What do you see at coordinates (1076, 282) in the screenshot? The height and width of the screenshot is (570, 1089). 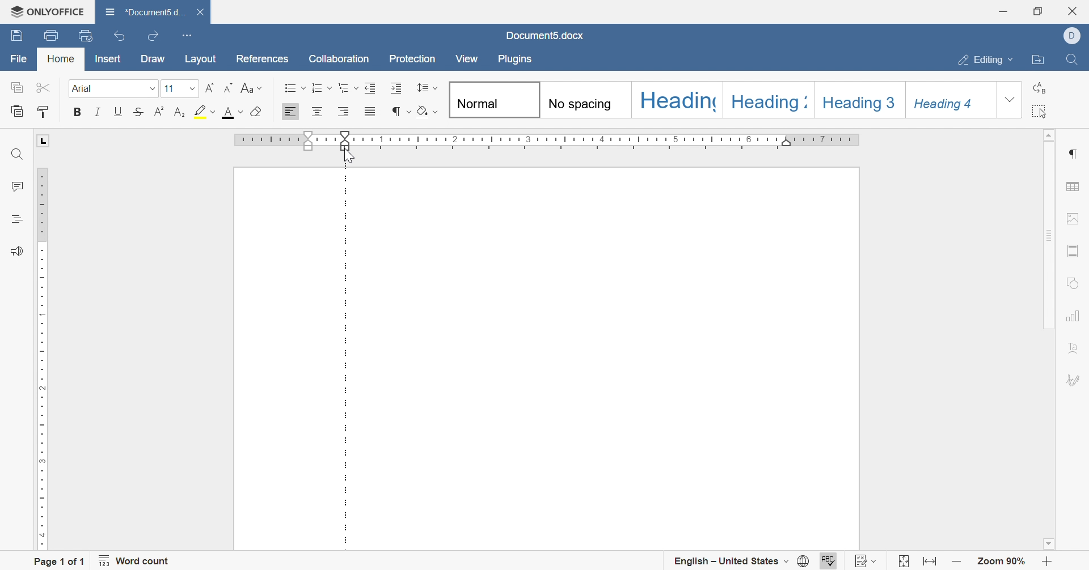 I see `shape settings` at bounding box center [1076, 282].